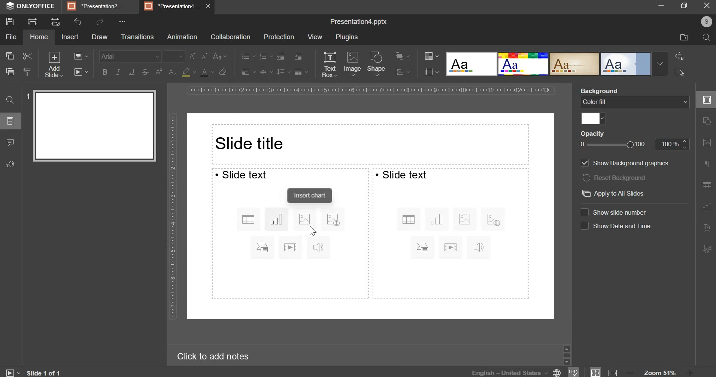  What do you see at coordinates (280, 71) in the screenshot?
I see `line spacing` at bounding box center [280, 71].